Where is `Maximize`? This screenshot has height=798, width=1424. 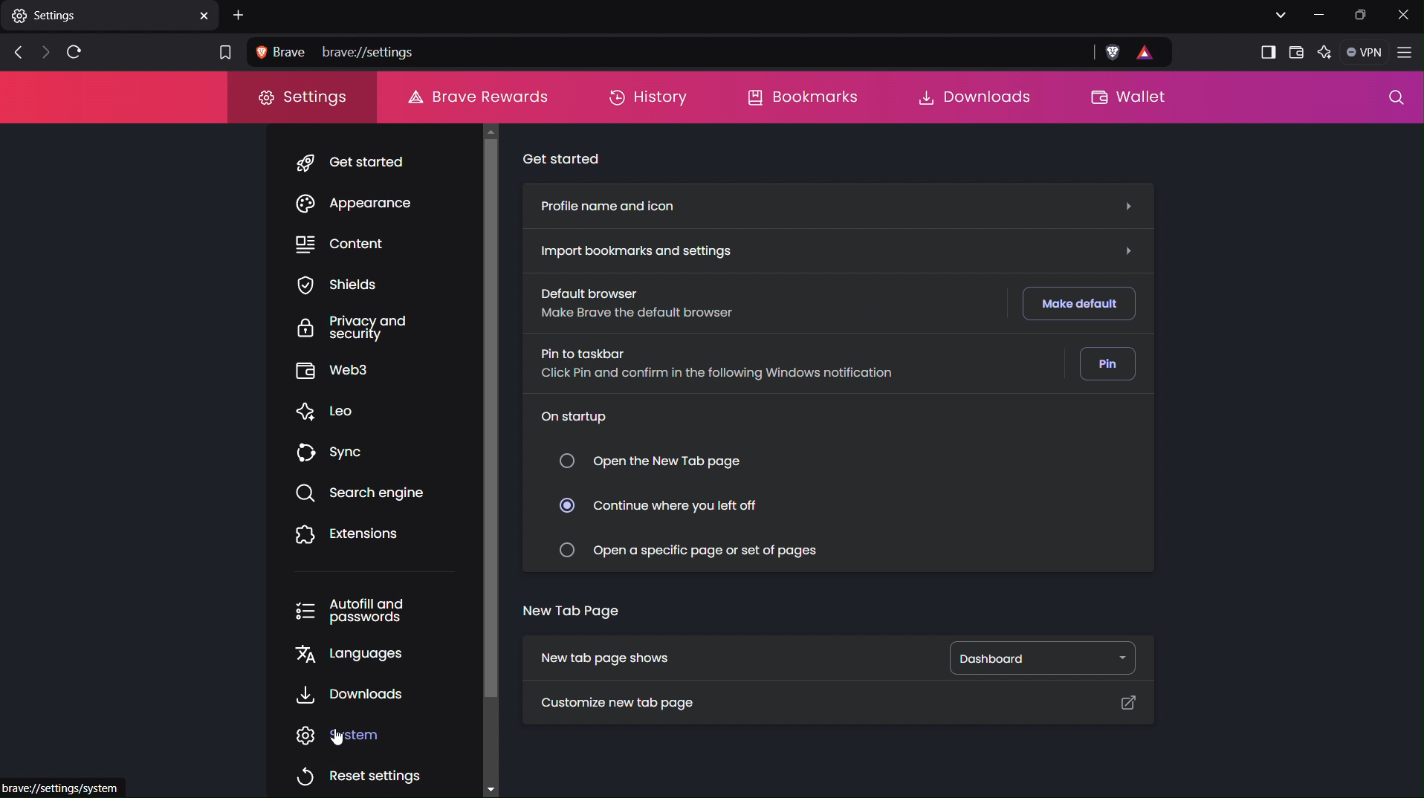
Maximize is located at coordinates (1362, 15).